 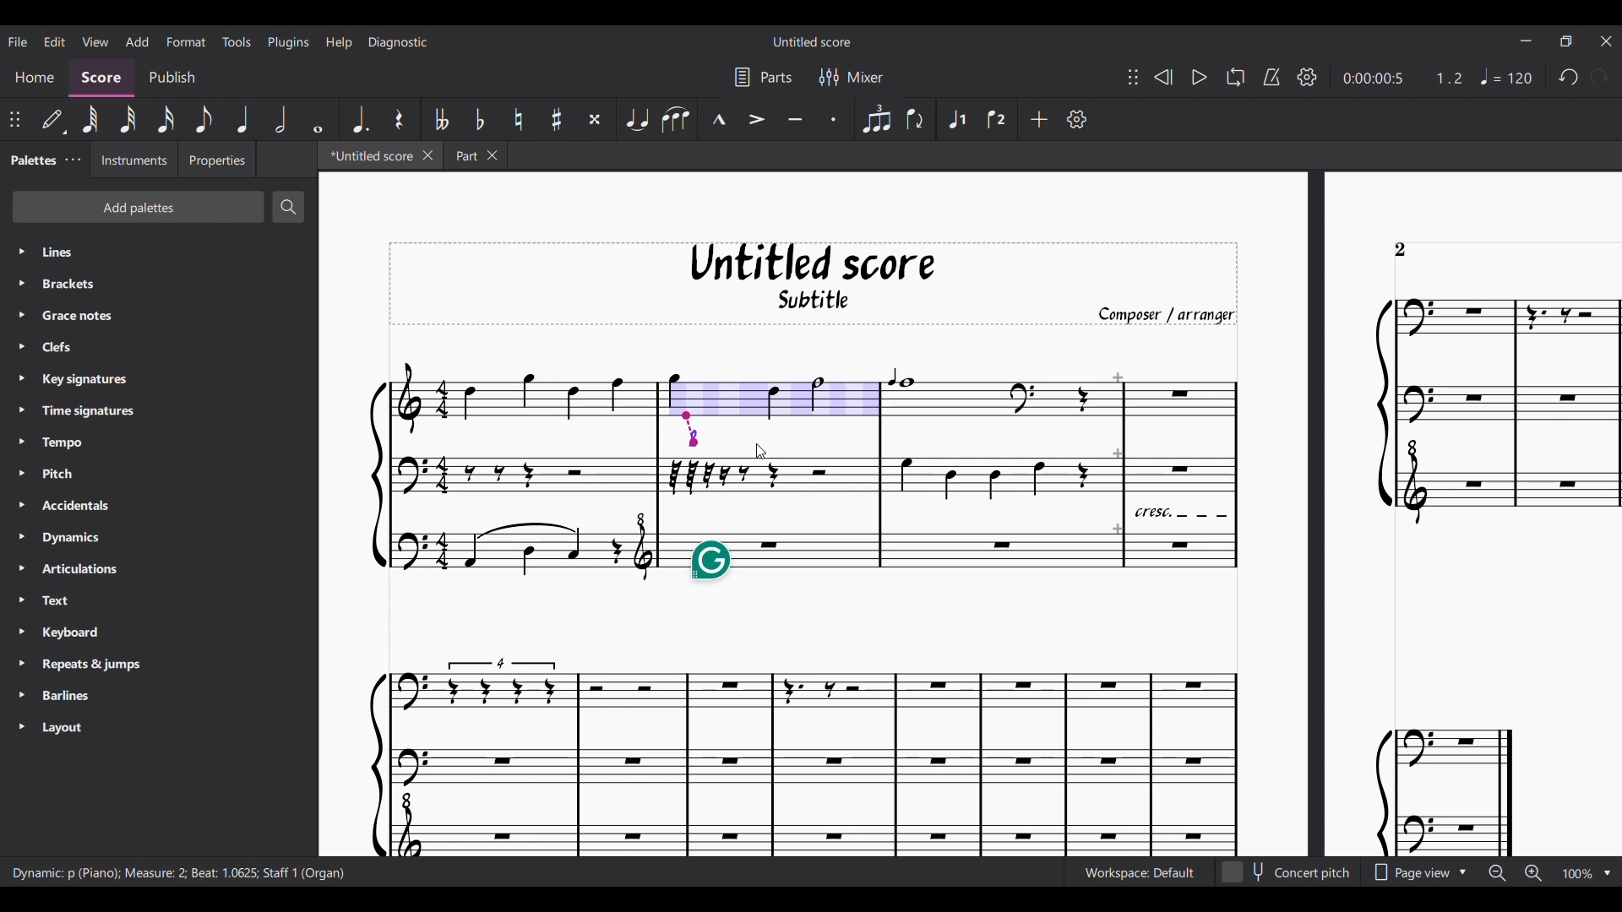 What do you see at coordinates (339, 42) in the screenshot?
I see `Help menu` at bounding box center [339, 42].